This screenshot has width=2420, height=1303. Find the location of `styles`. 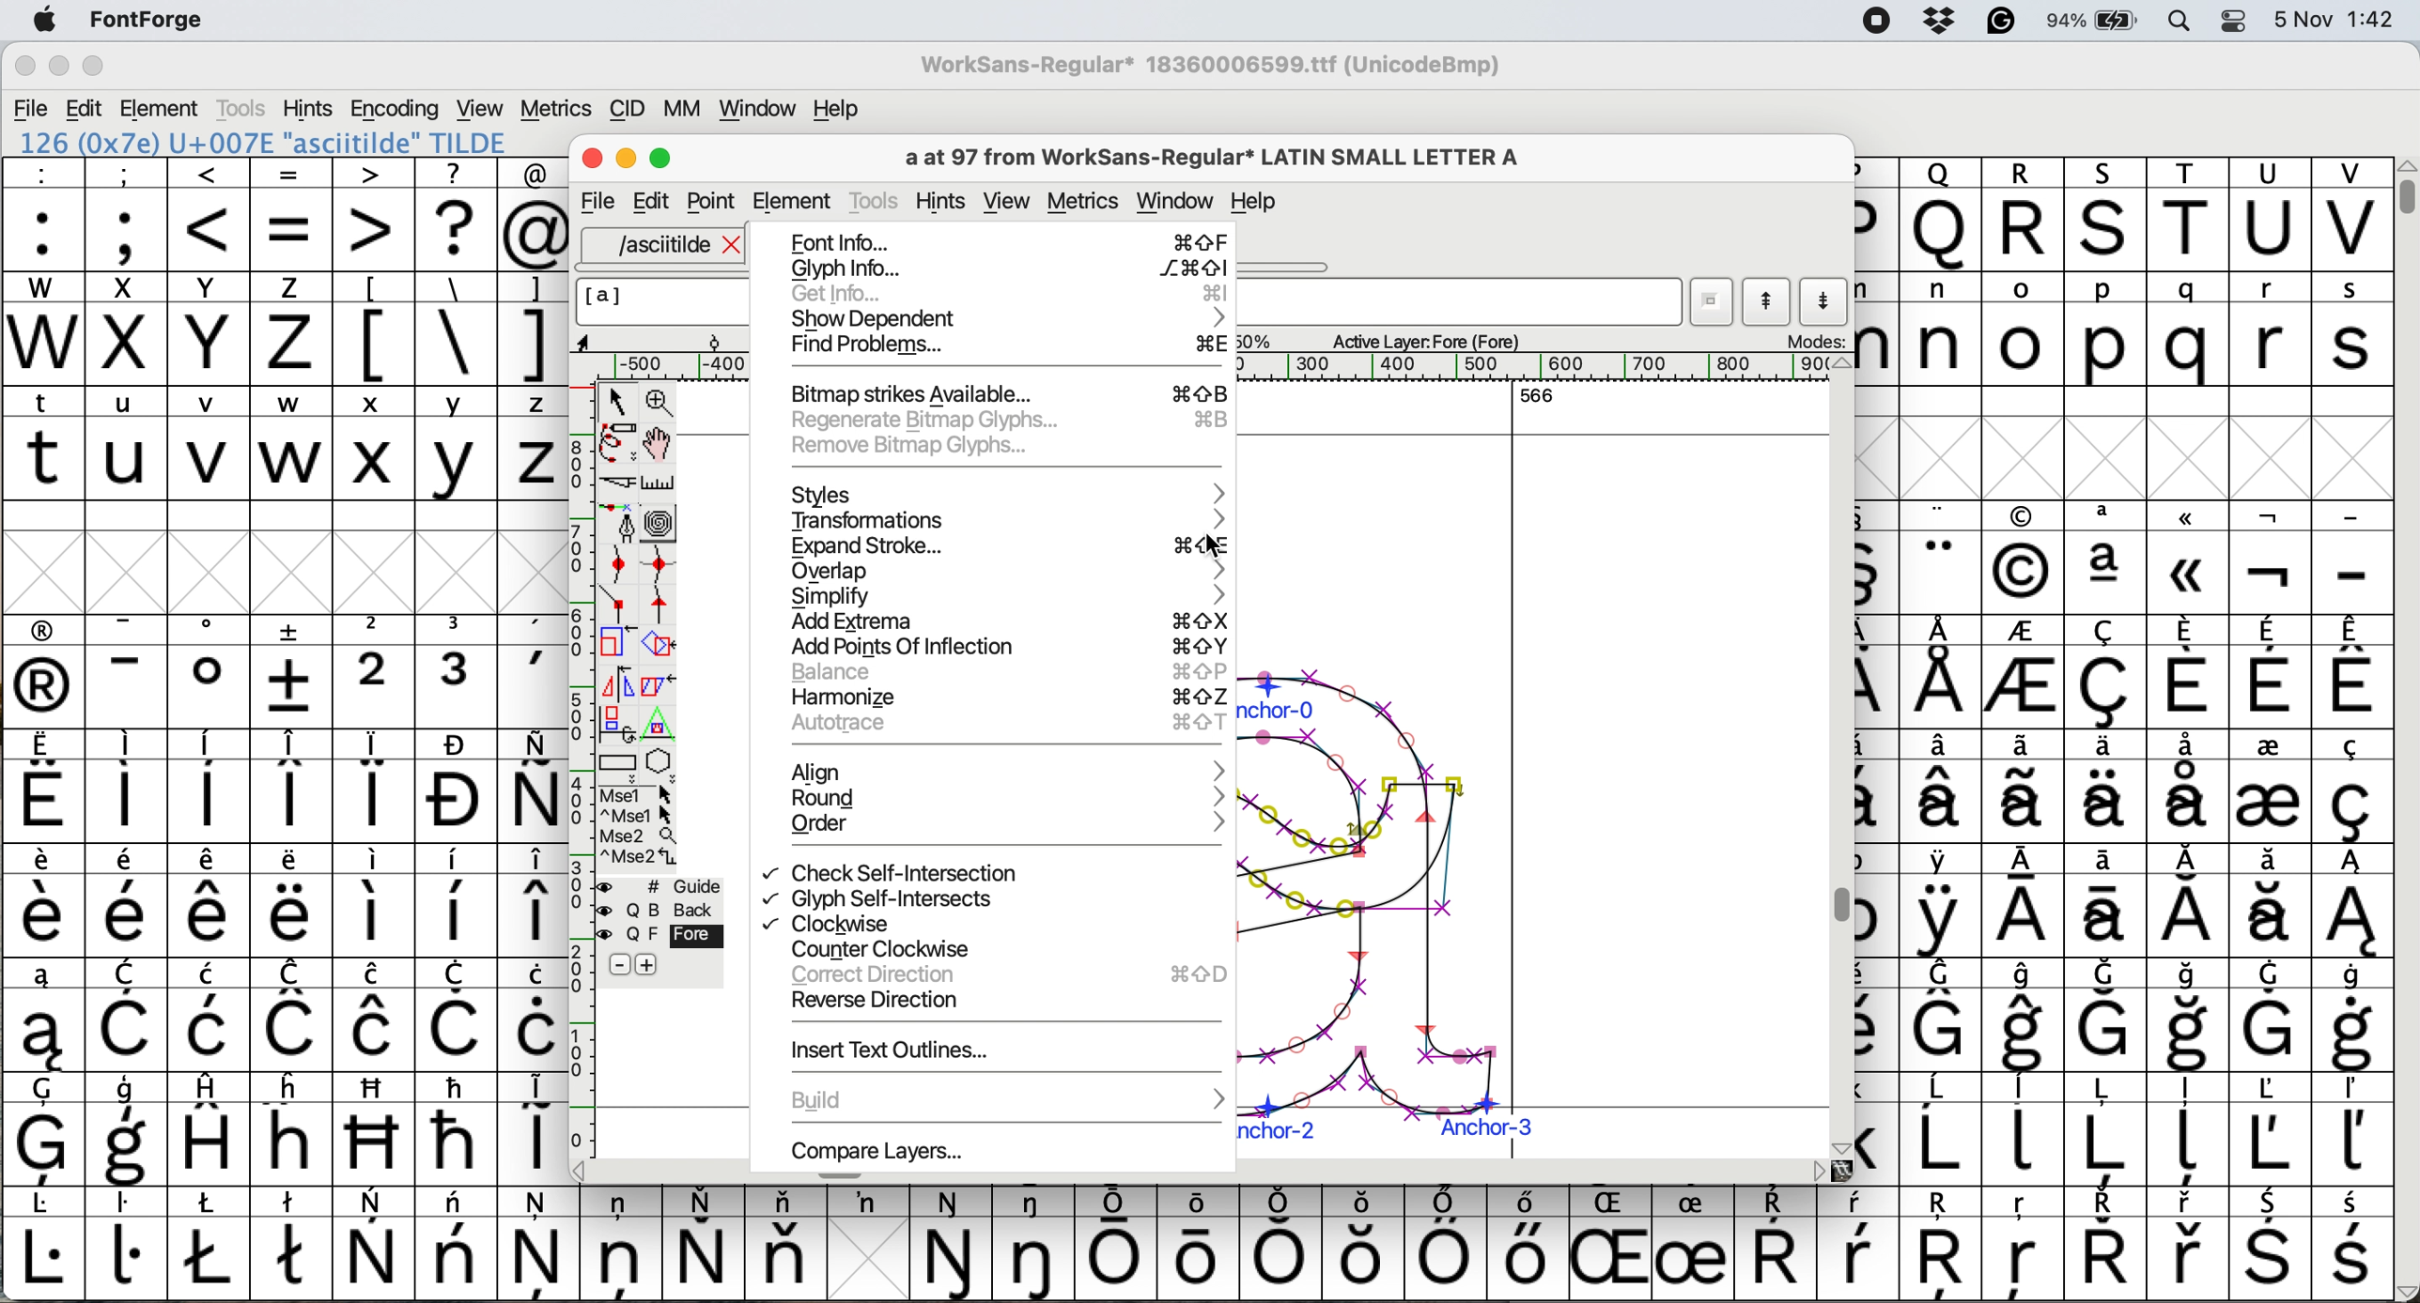

styles is located at coordinates (1009, 491).